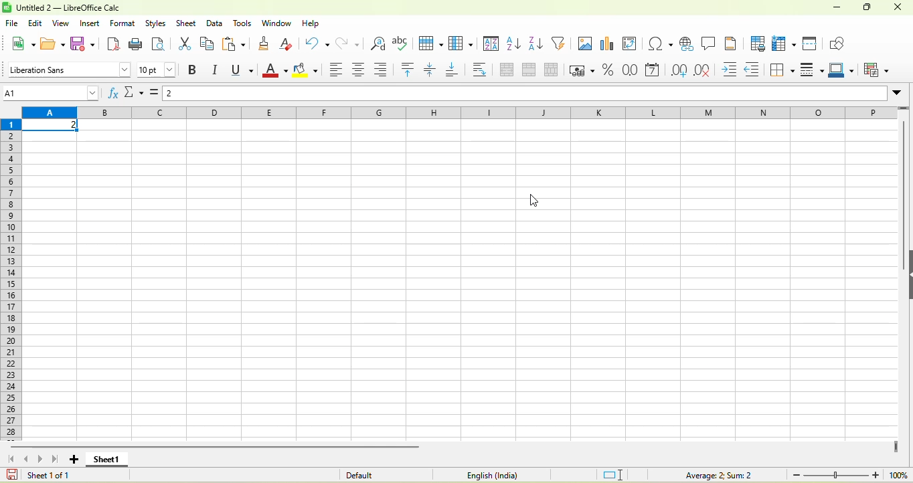  Describe the element at coordinates (434, 71) in the screenshot. I see `center vertically` at that location.